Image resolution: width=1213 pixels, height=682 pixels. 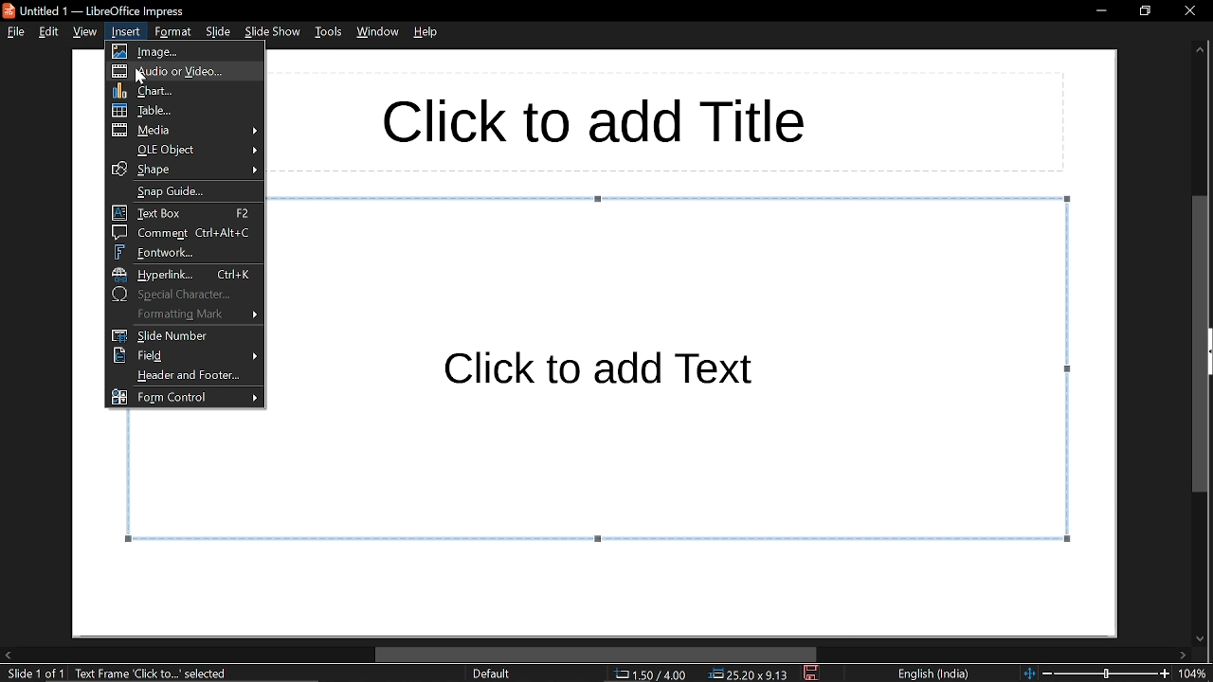 I want to click on current zoom, so click(x=1196, y=673).